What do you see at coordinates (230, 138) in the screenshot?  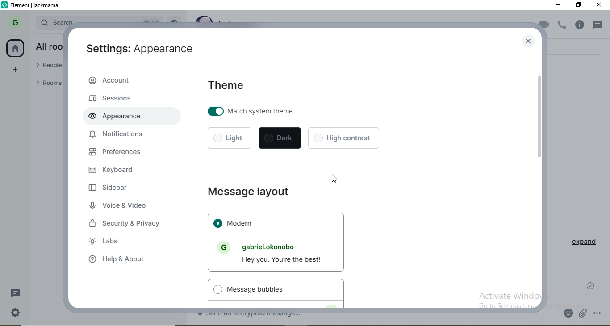 I see `light` at bounding box center [230, 138].